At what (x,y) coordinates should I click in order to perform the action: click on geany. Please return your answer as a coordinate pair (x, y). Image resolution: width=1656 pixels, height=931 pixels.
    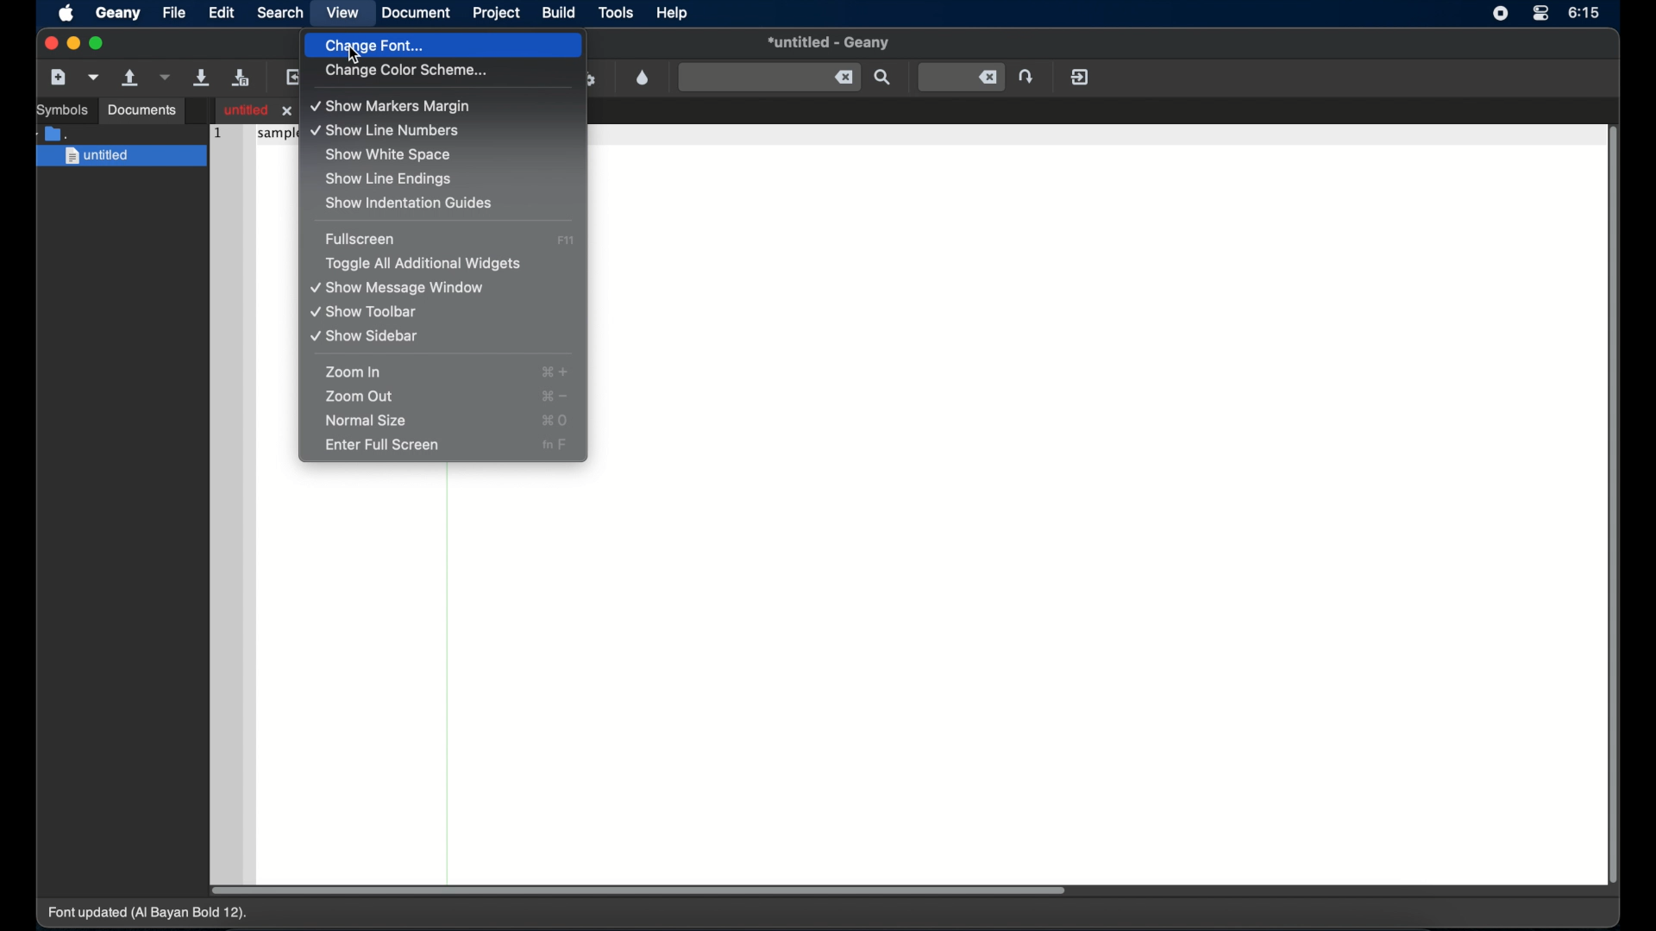
    Looking at the image, I should click on (118, 14).